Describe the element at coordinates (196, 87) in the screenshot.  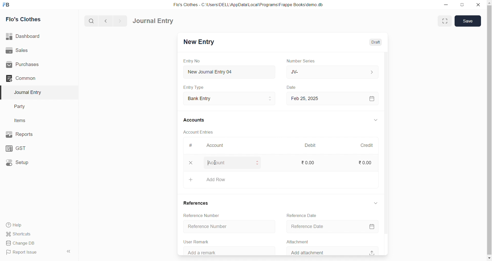
I see `Entry Type` at that location.